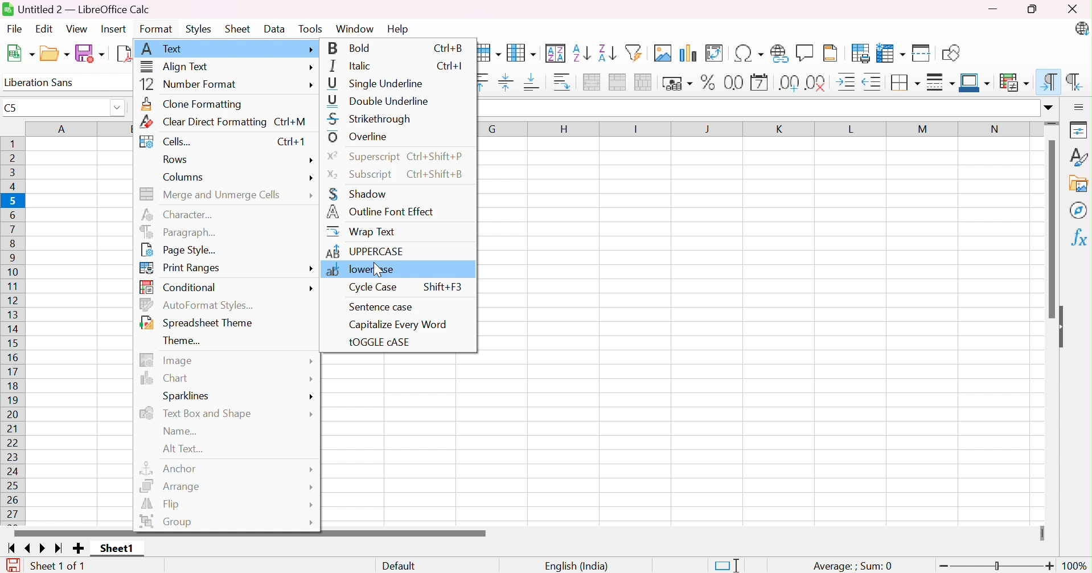 This screenshot has height=573, width=1092. Describe the element at coordinates (942, 84) in the screenshot. I see `Border Style` at that location.